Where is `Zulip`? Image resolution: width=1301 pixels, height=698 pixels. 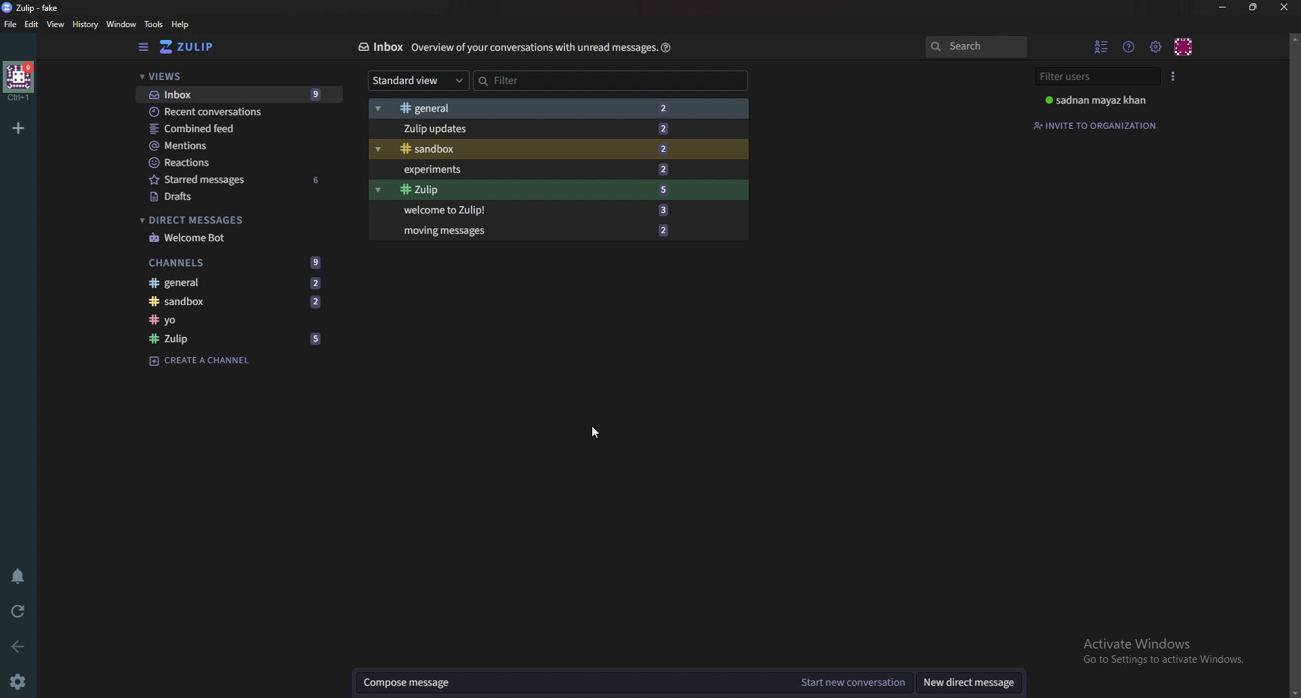 Zulip is located at coordinates (537, 190).